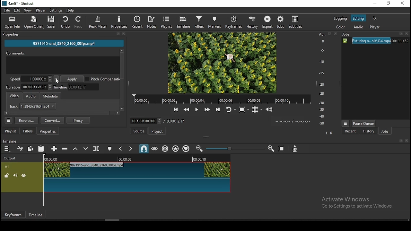 The image size is (411, 231). I want to click on Player, so click(222, 99).